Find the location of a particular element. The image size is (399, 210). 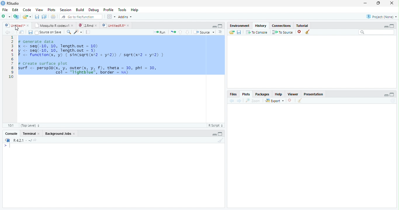

Code tools is located at coordinates (78, 32).